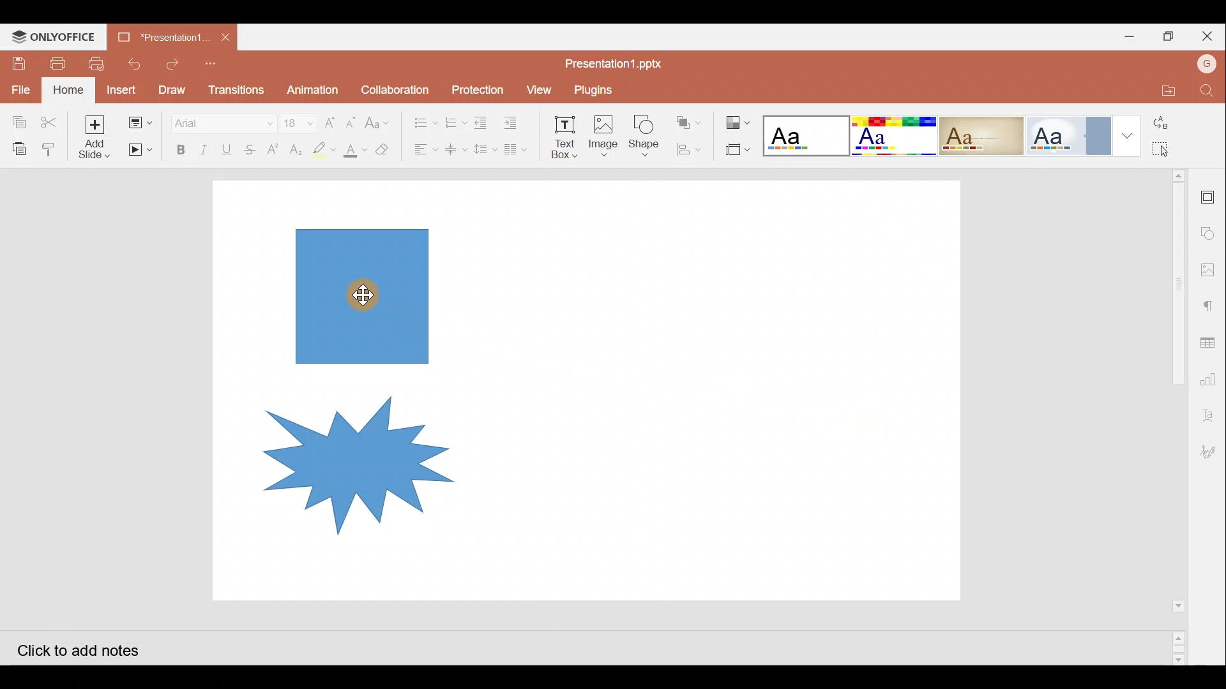 The image size is (1226, 689). I want to click on Transitions, so click(235, 87).